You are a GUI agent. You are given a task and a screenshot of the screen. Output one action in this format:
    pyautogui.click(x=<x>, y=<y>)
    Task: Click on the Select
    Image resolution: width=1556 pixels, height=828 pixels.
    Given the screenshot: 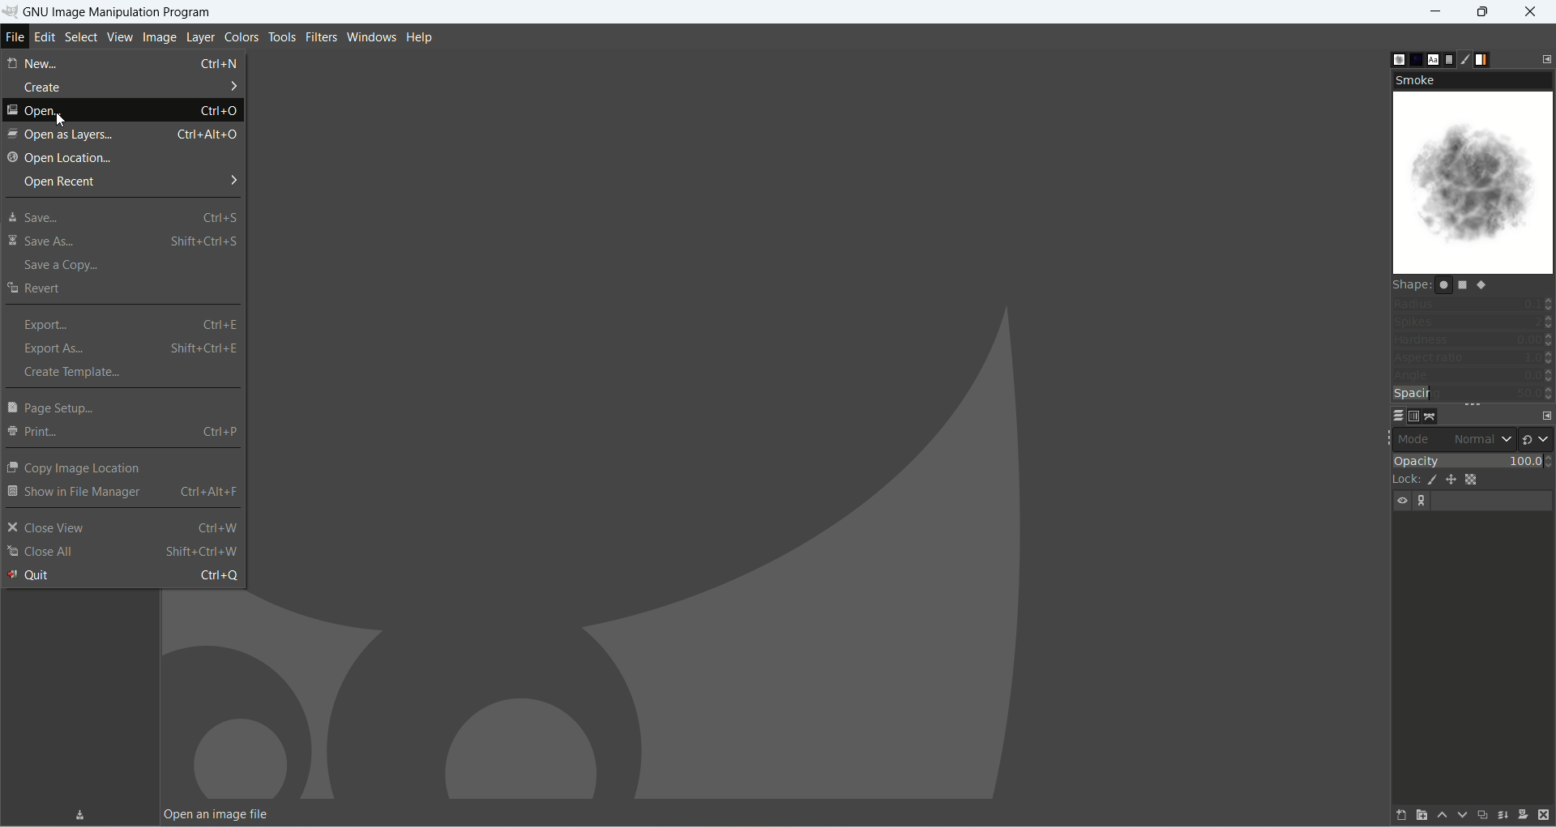 What is the action you would take?
    pyautogui.click(x=81, y=36)
    